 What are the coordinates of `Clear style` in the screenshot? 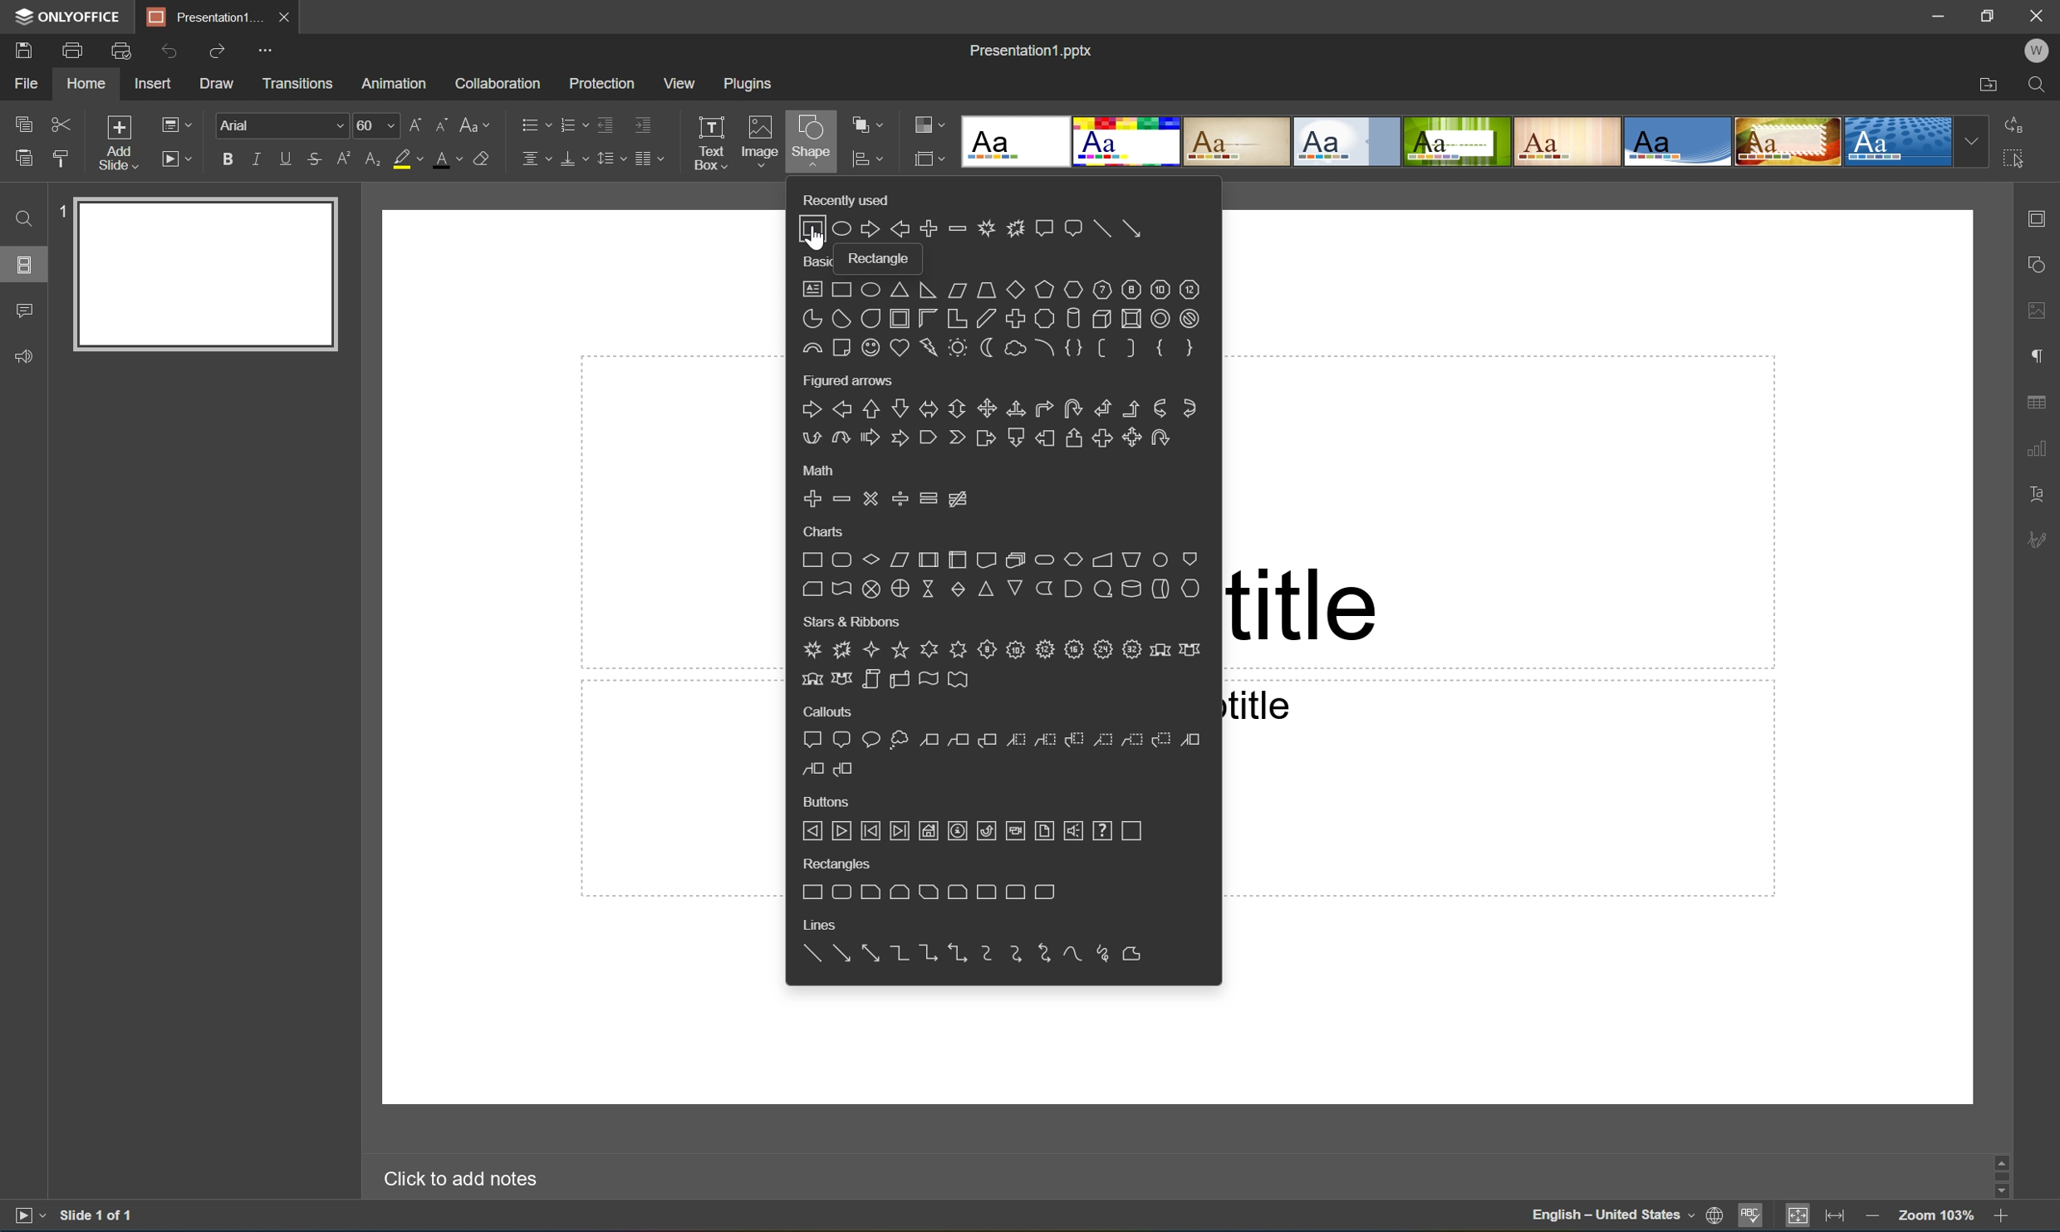 It's located at (491, 159).